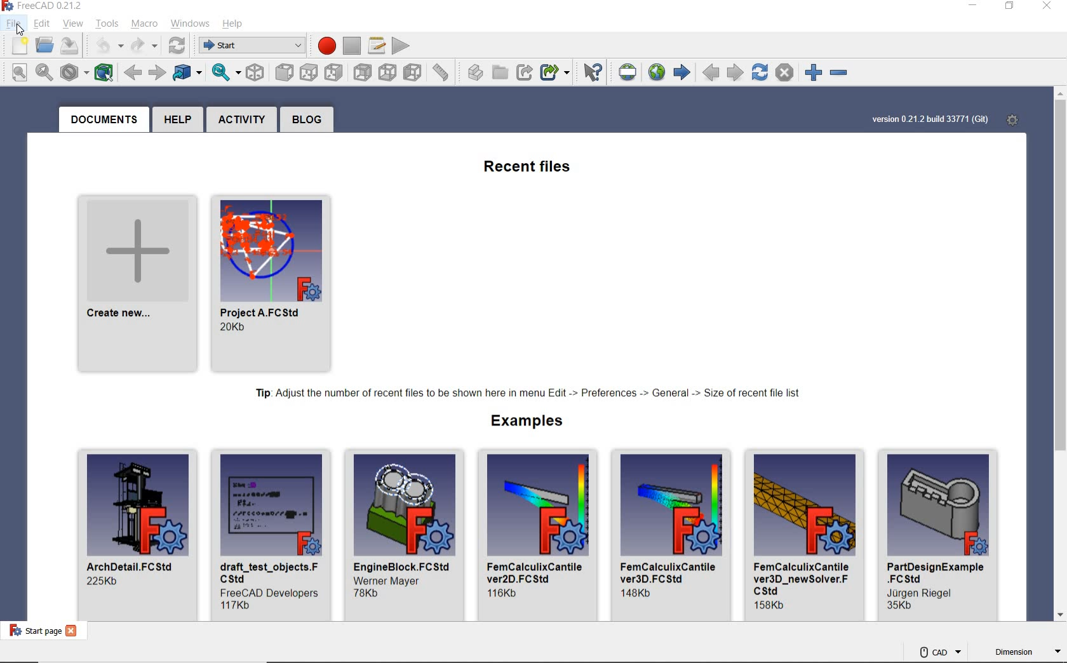  What do you see at coordinates (351, 45) in the screenshot?
I see `STOP MACRO RECORDING` at bounding box center [351, 45].